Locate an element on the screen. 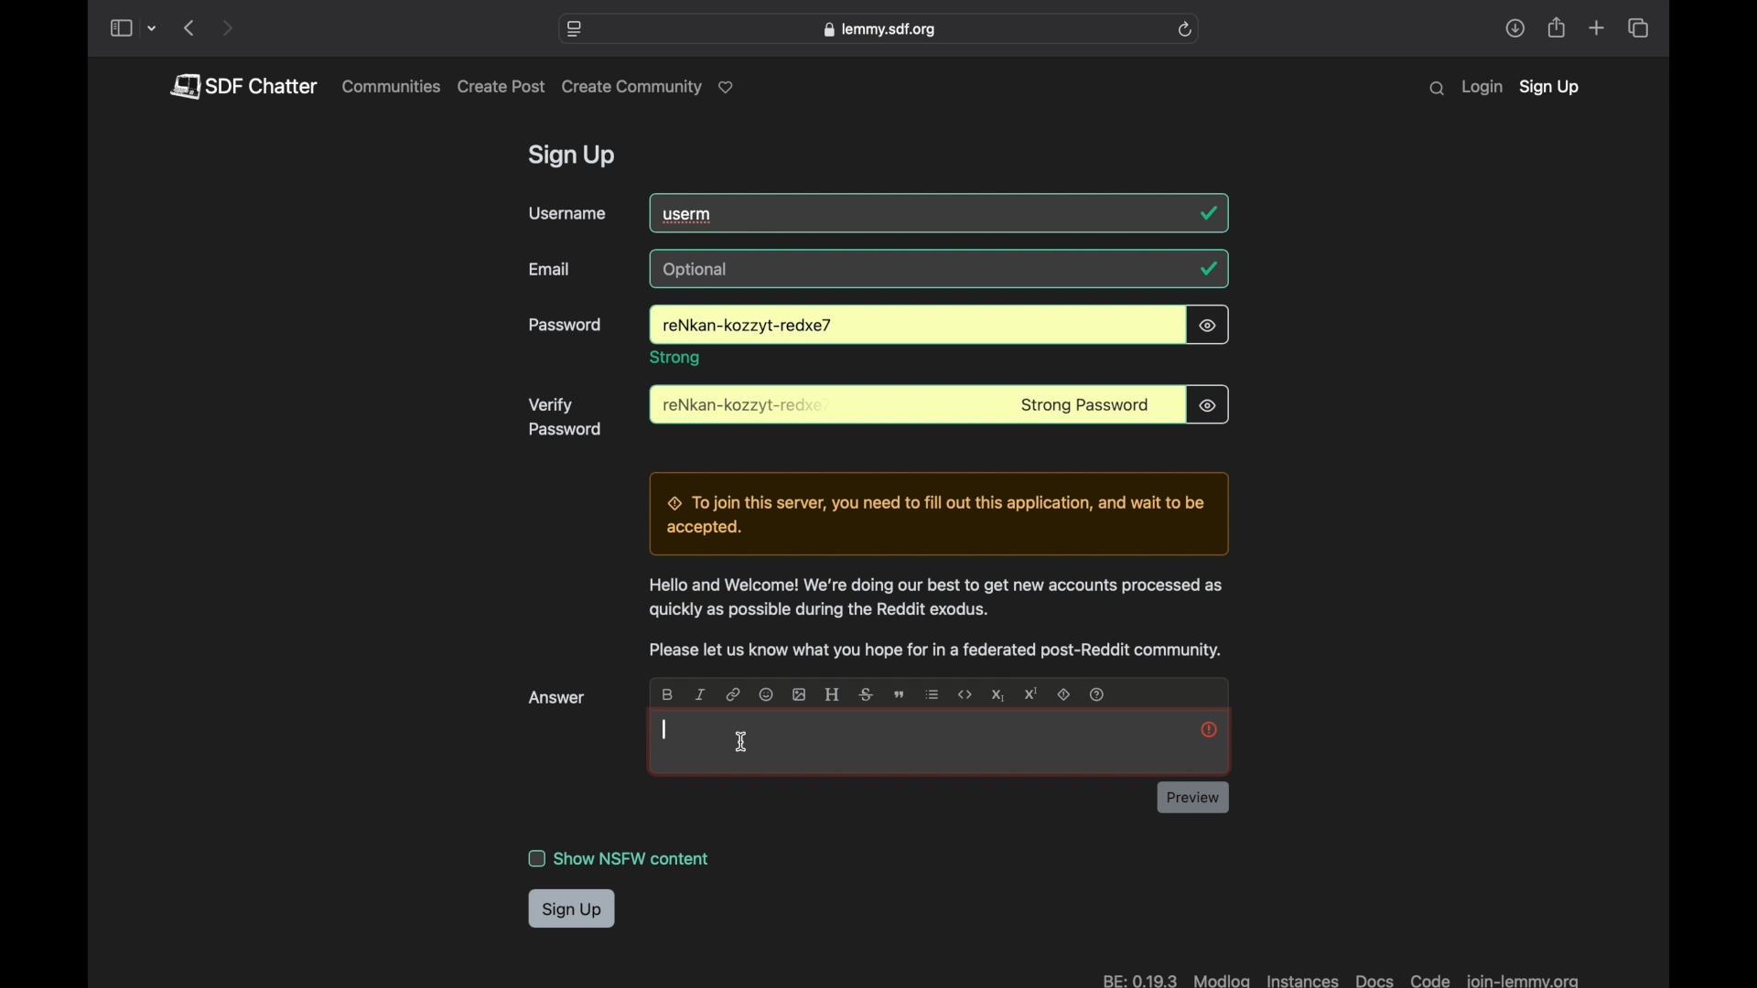 This screenshot has height=988, width=1757. sign up is located at coordinates (575, 157).